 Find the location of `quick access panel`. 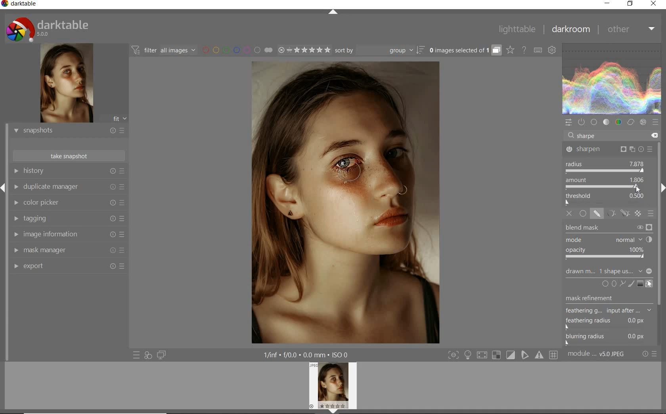

quick access panel is located at coordinates (569, 123).